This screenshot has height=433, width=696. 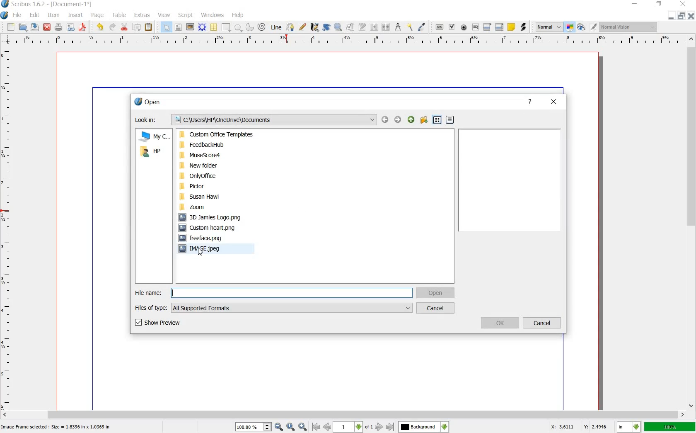 I want to click on minimize, so click(x=670, y=16).